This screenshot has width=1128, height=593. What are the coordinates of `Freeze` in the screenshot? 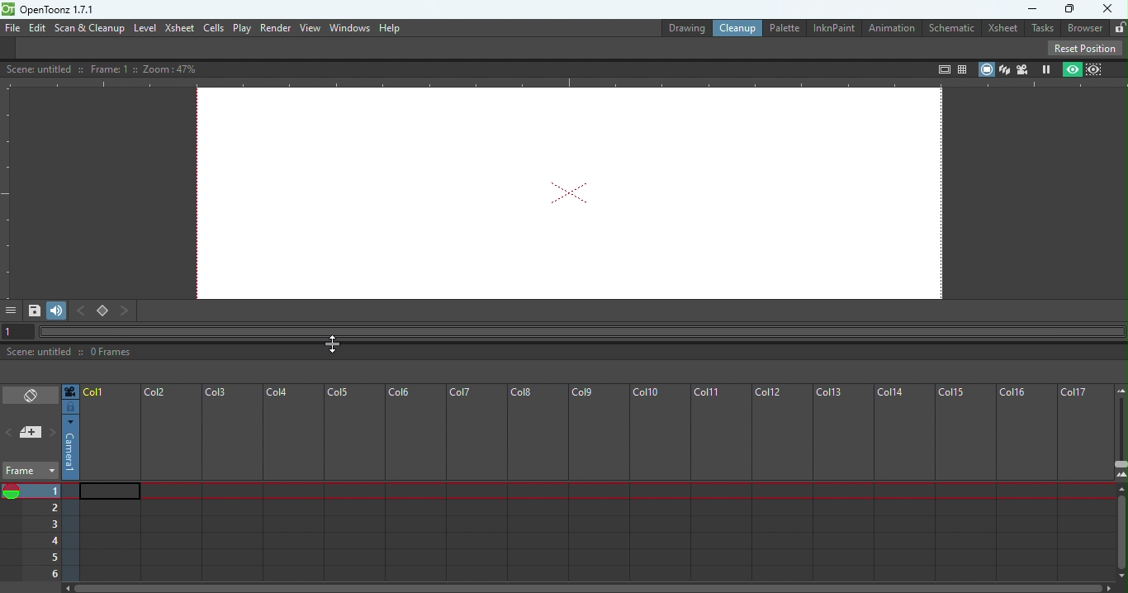 It's located at (1046, 69).